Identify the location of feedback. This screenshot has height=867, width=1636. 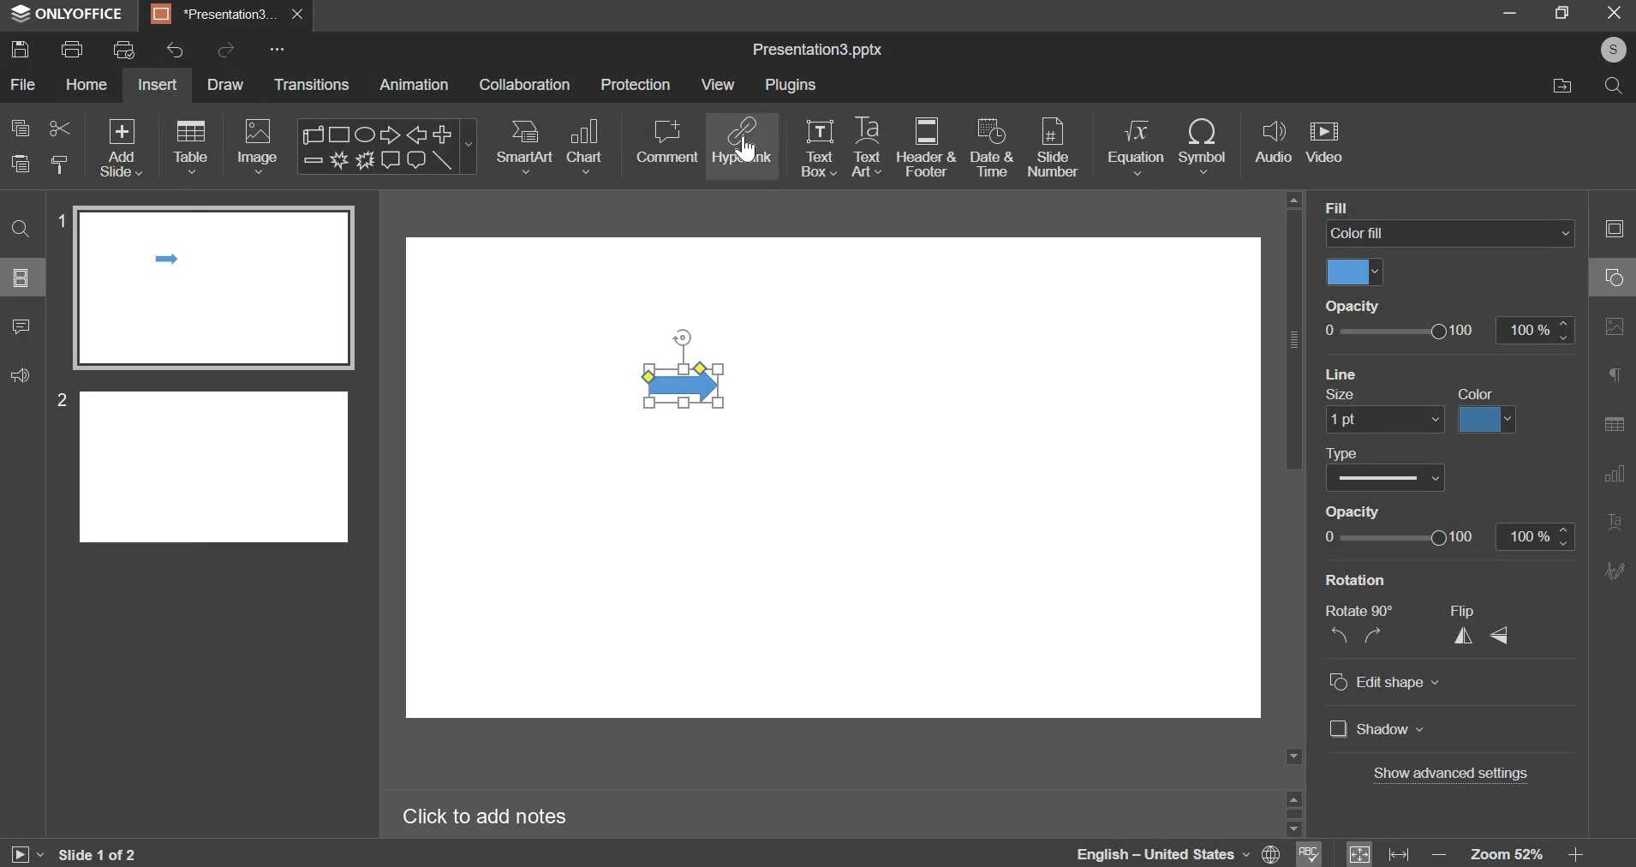
(21, 375).